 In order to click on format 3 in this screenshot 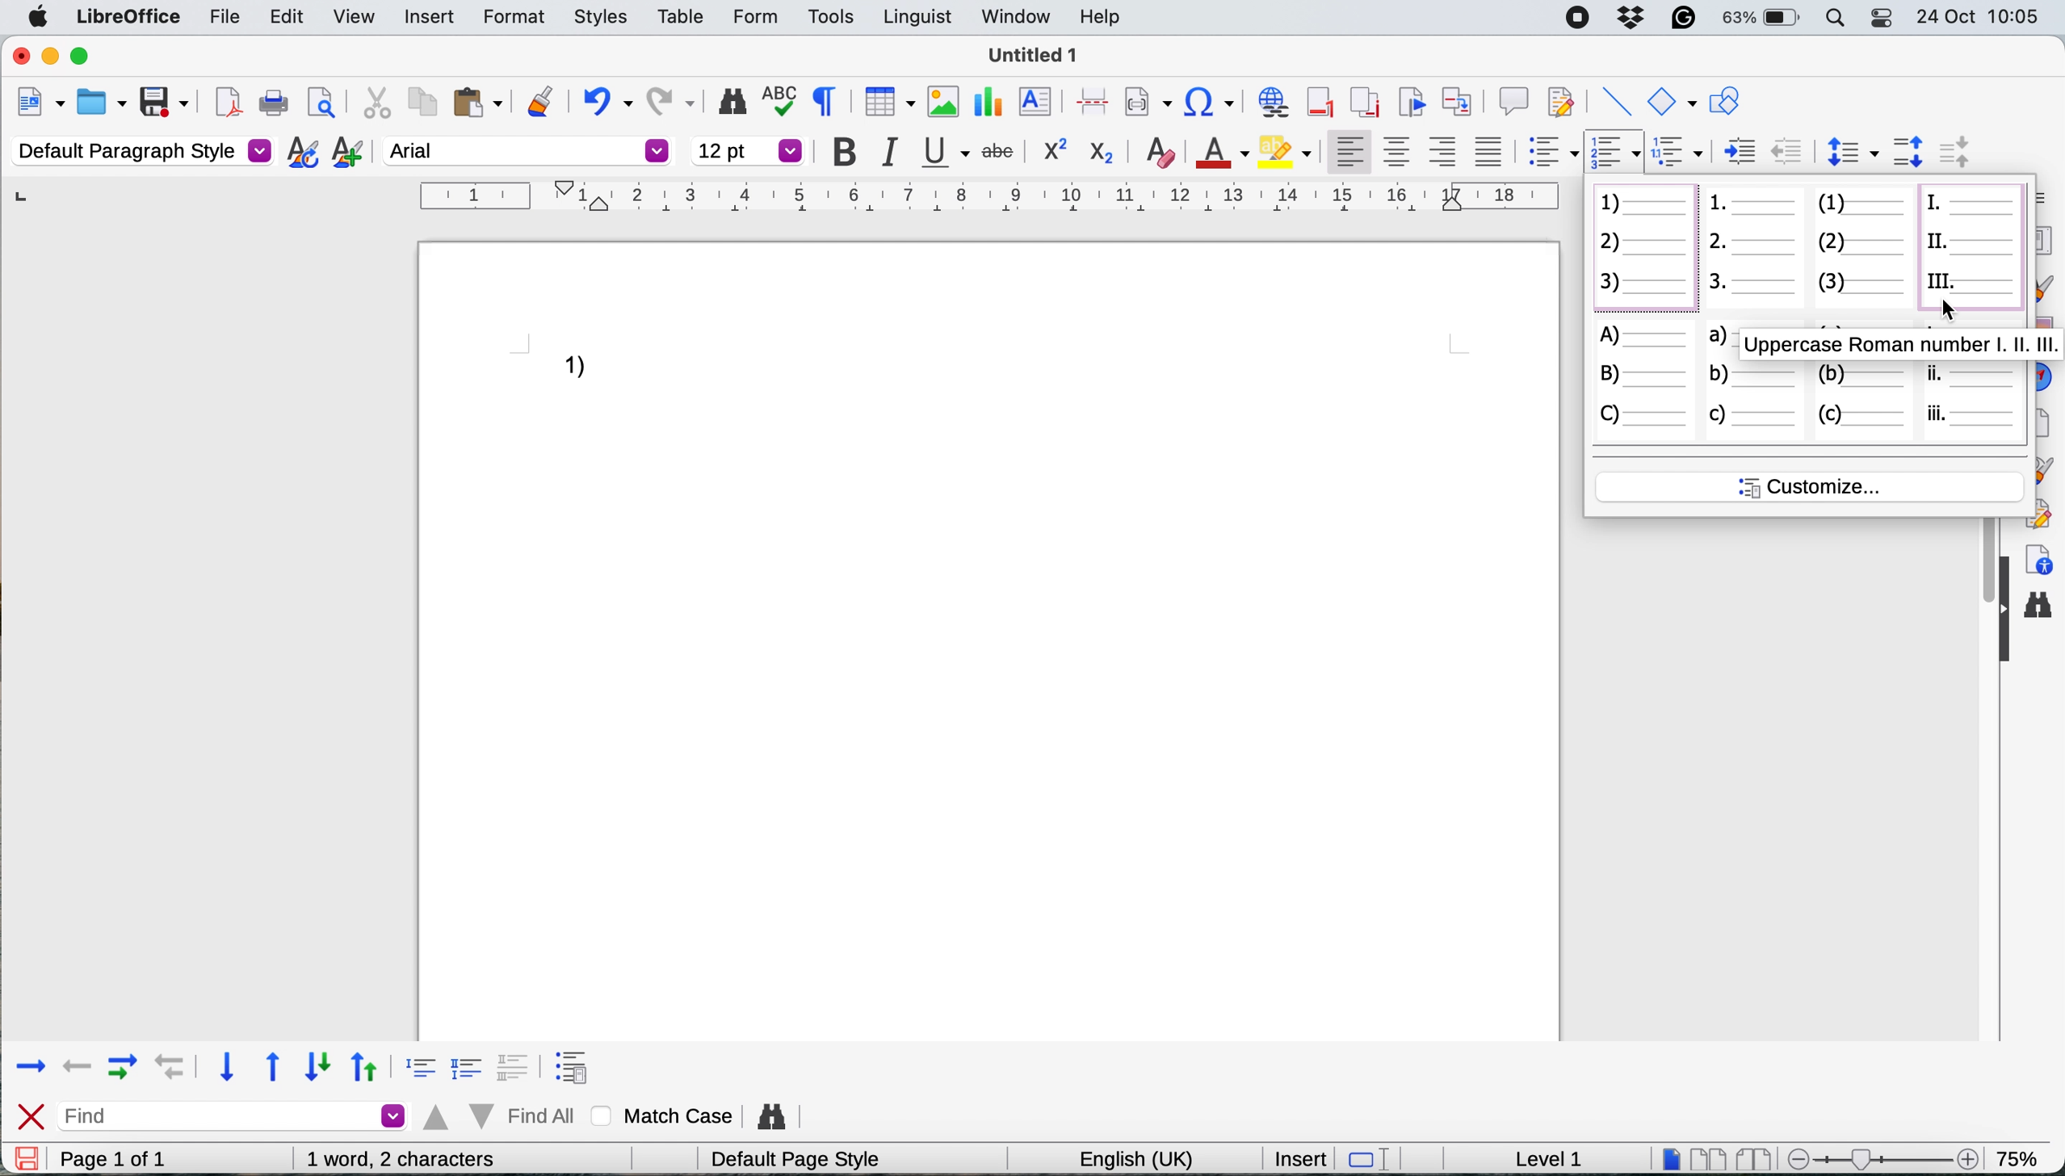, I will do `click(519, 1063)`.